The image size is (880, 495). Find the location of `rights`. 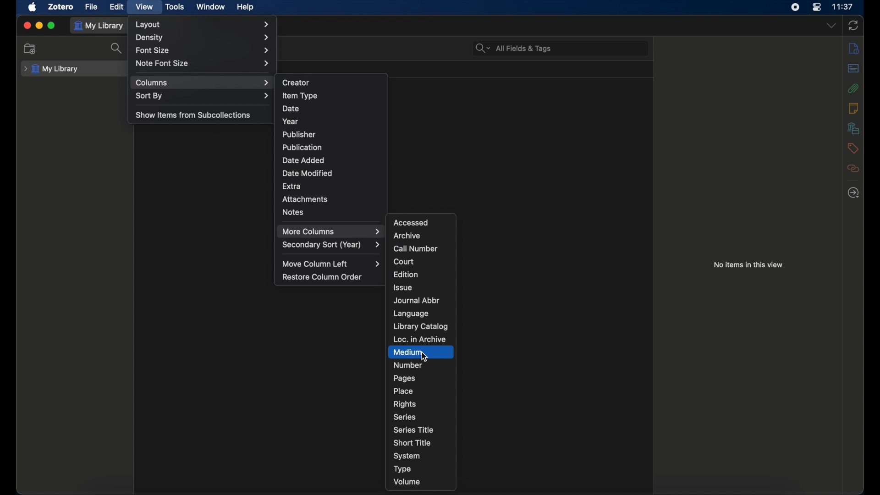

rights is located at coordinates (405, 404).